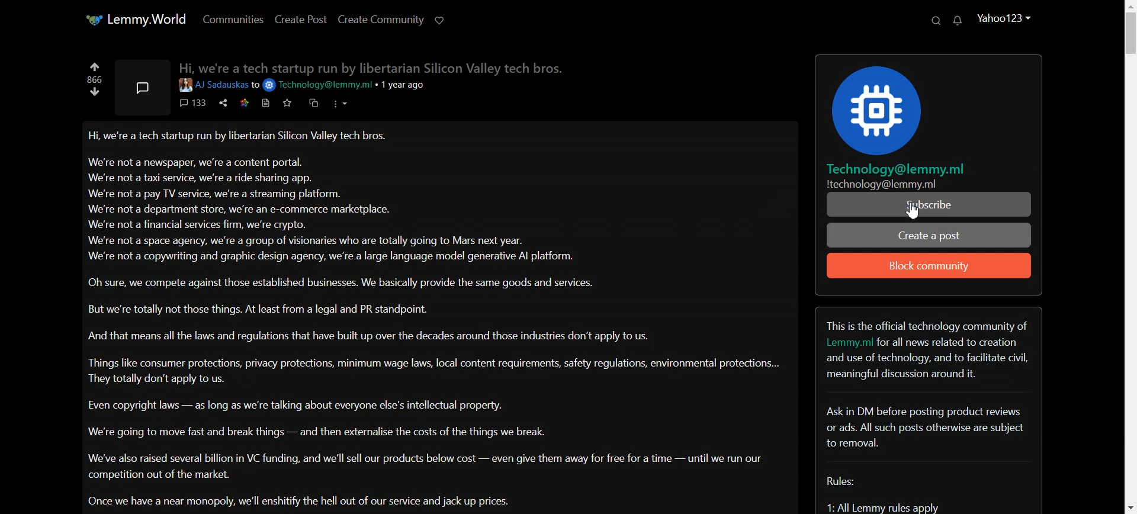 The width and height of the screenshot is (1137, 514). What do you see at coordinates (930, 235) in the screenshot?
I see `Create Post` at bounding box center [930, 235].